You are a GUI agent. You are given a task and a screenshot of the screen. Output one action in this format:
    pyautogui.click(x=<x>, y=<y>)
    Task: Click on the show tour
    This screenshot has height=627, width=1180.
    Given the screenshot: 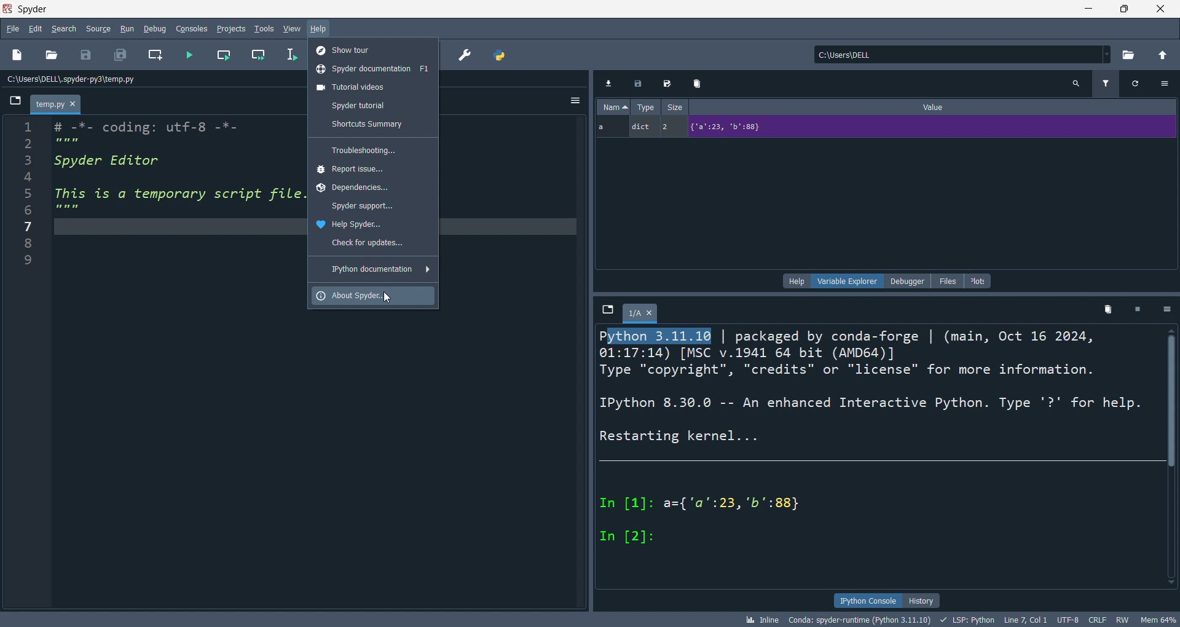 What is the action you would take?
    pyautogui.click(x=374, y=49)
    